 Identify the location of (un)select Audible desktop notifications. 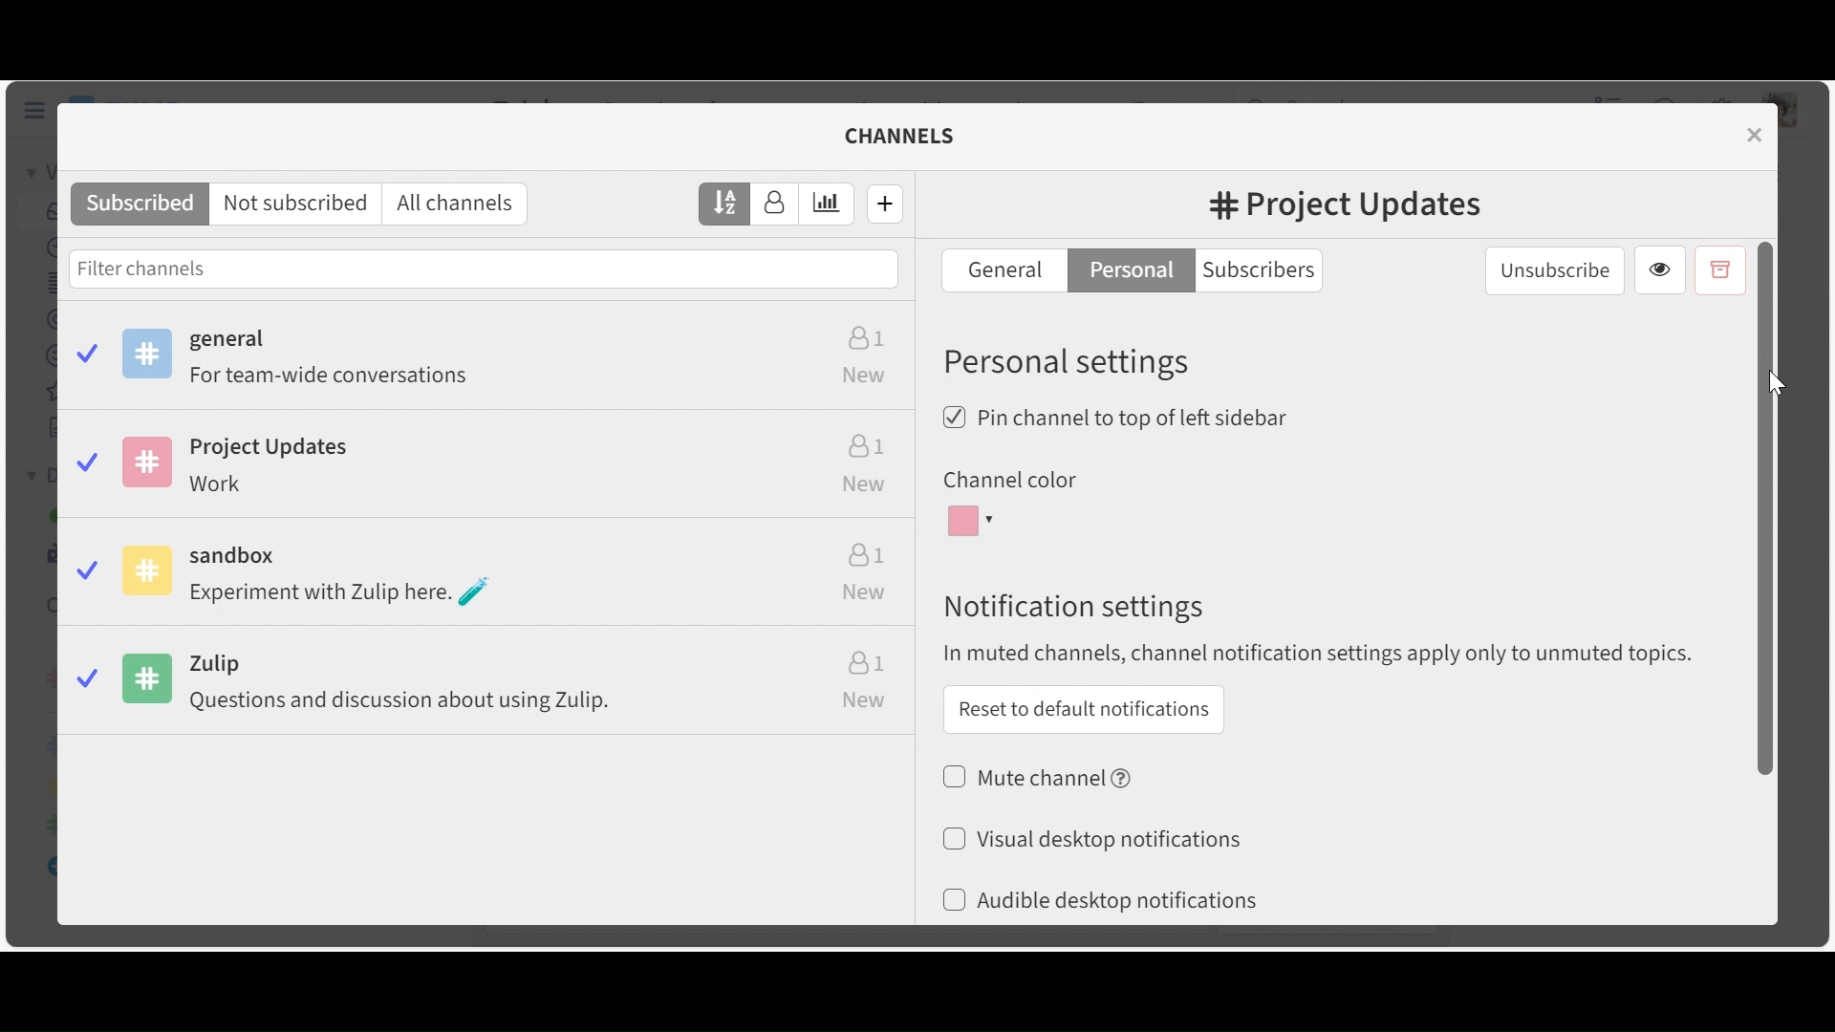
(1097, 899).